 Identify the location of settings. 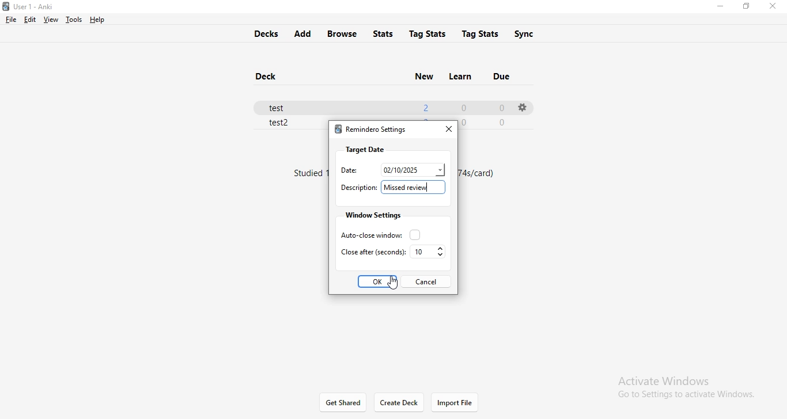
(521, 107).